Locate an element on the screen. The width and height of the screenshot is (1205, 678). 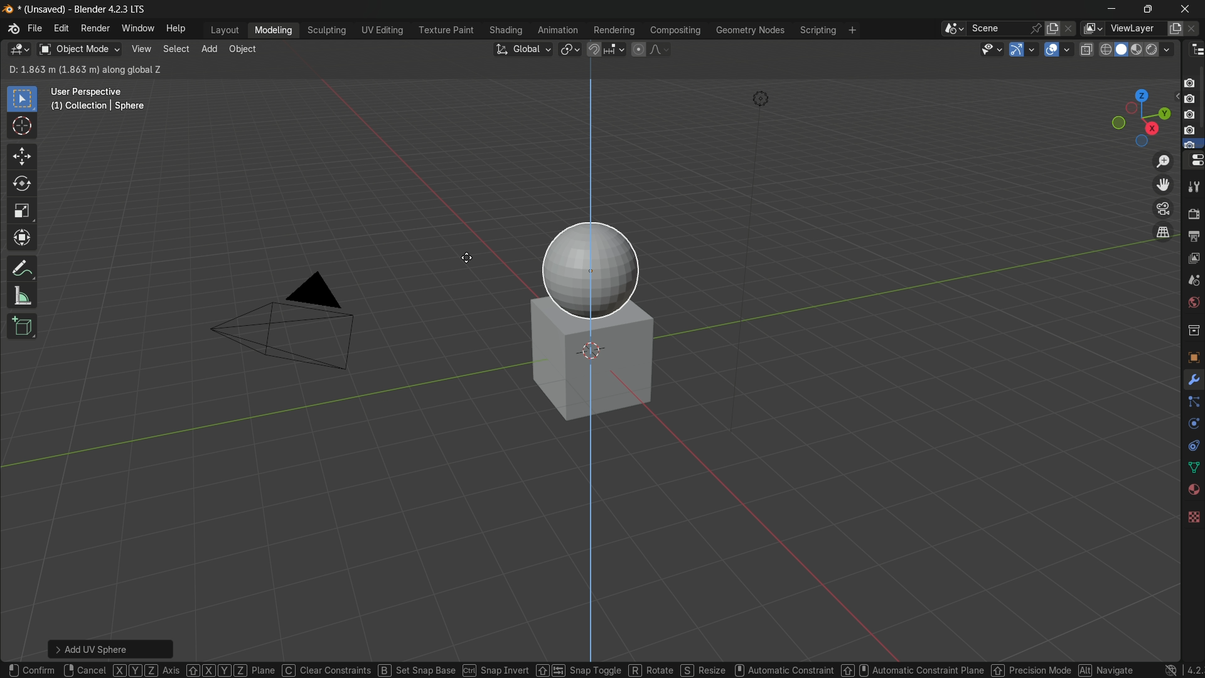
Mesh Data Properties is located at coordinates (1191, 466).